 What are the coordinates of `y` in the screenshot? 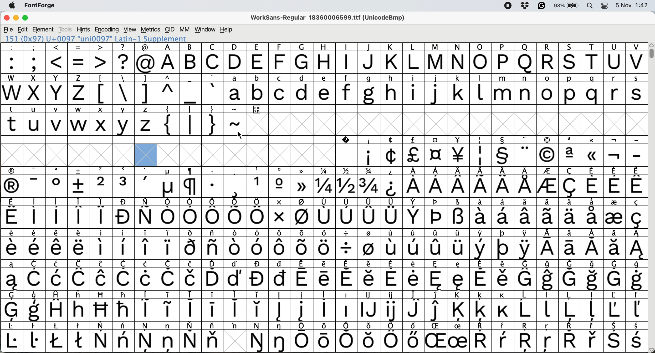 It's located at (123, 120).